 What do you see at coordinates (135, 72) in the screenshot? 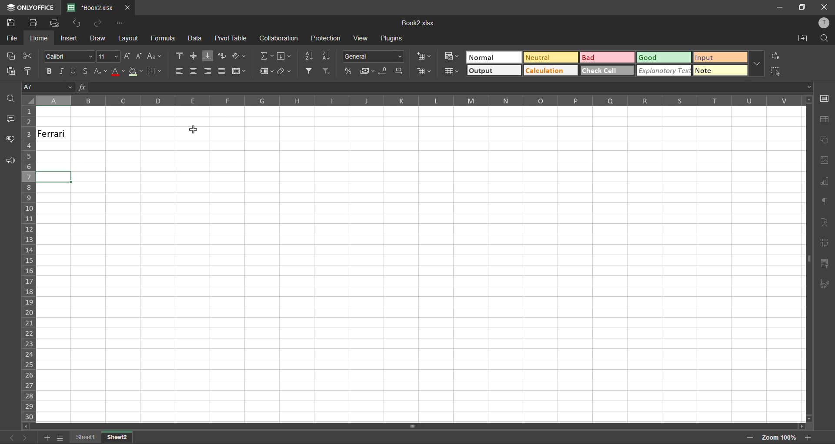
I see `fillcolor` at bounding box center [135, 72].